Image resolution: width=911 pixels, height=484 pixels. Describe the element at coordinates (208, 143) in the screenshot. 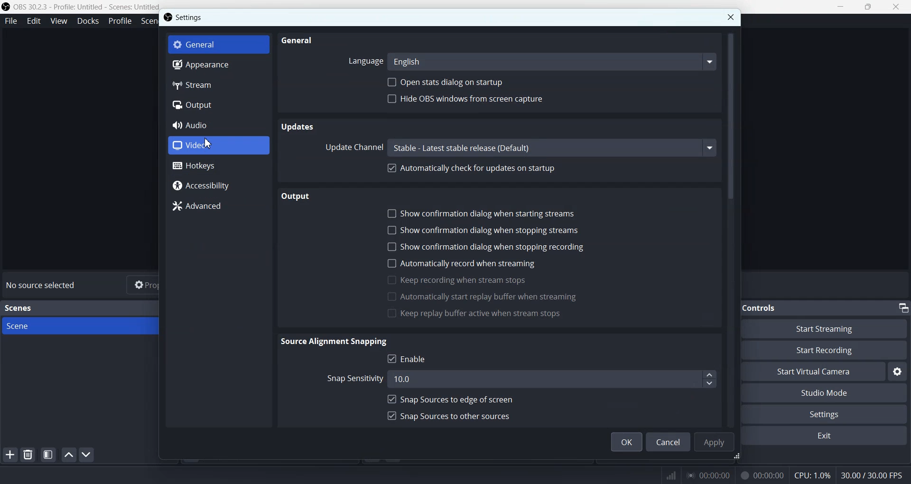

I see `cursor` at that location.